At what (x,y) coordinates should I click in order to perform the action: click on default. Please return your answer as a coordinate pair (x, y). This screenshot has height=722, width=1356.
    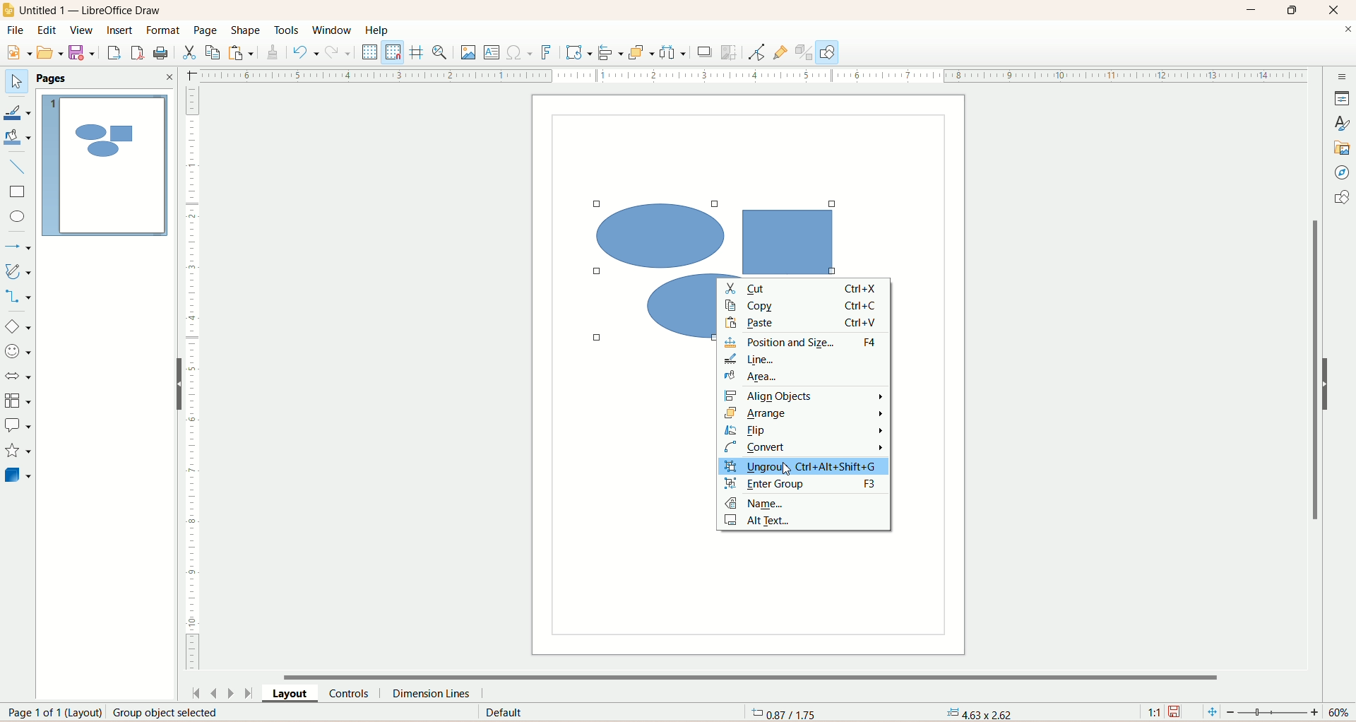
    Looking at the image, I should click on (502, 713).